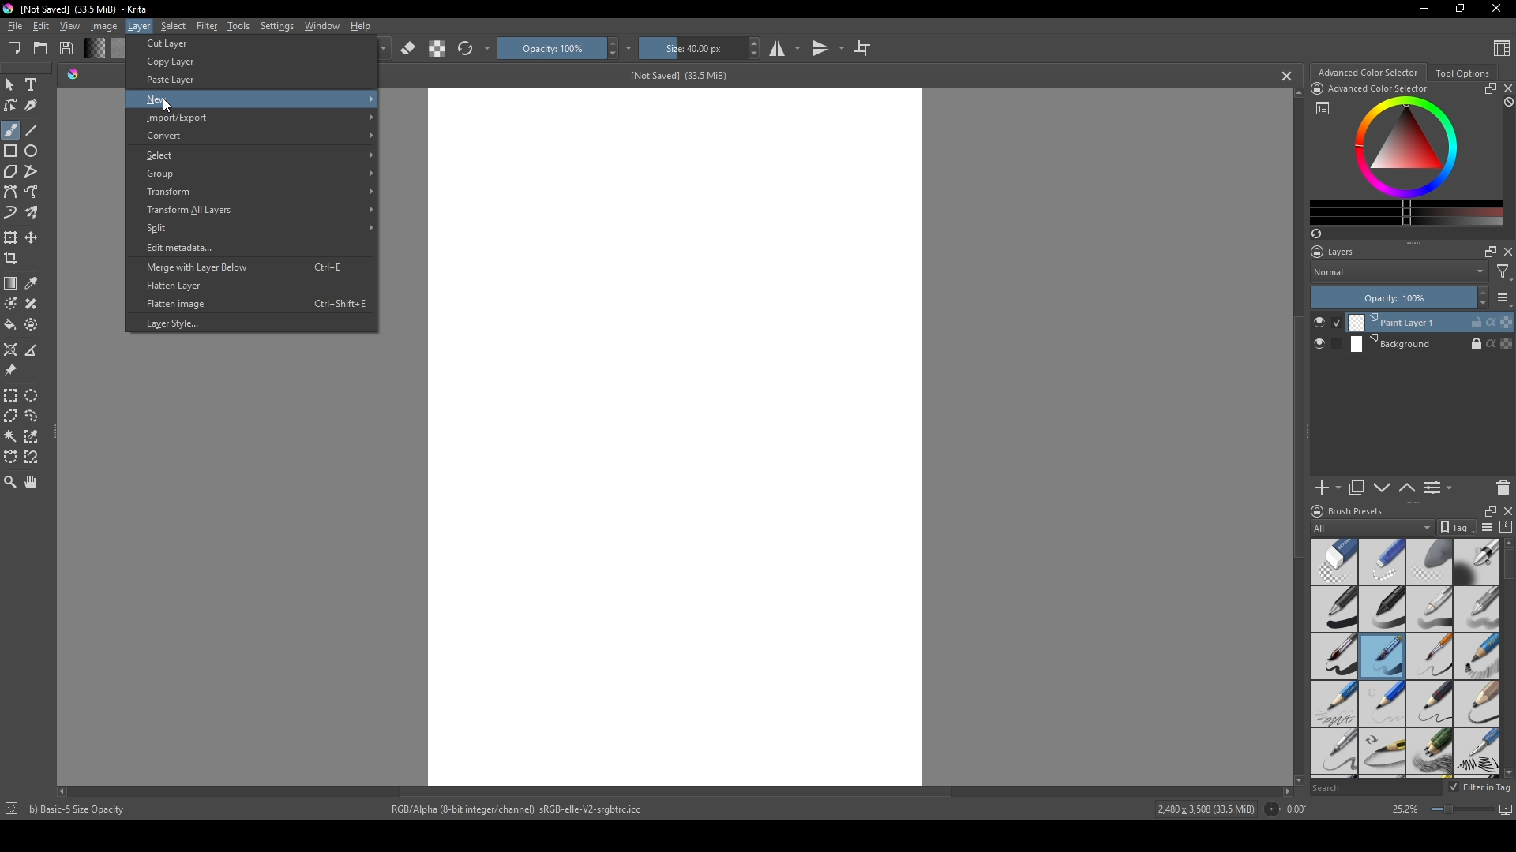  Describe the element at coordinates (1503, 272) in the screenshot. I see `filter` at that location.